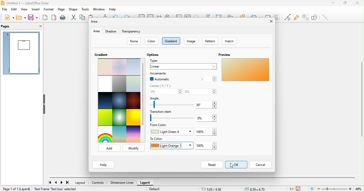 The image size is (364, 192). Describe the element at coordinates (192, 41) in the screenshot. I see `image` at that location.